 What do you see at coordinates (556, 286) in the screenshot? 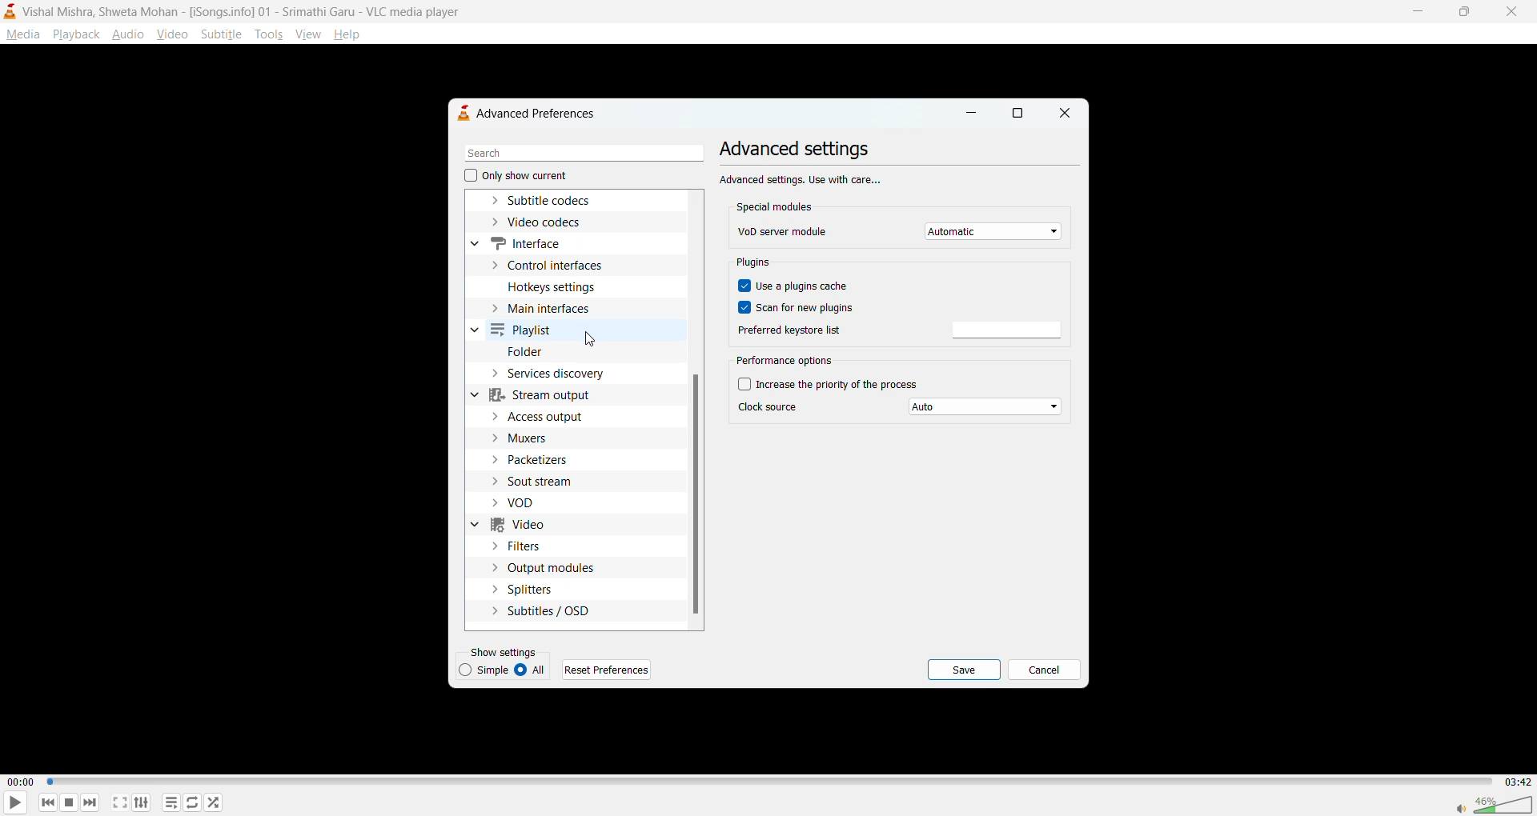
I see `hotkeys settings` at bounding box center [556, 286].